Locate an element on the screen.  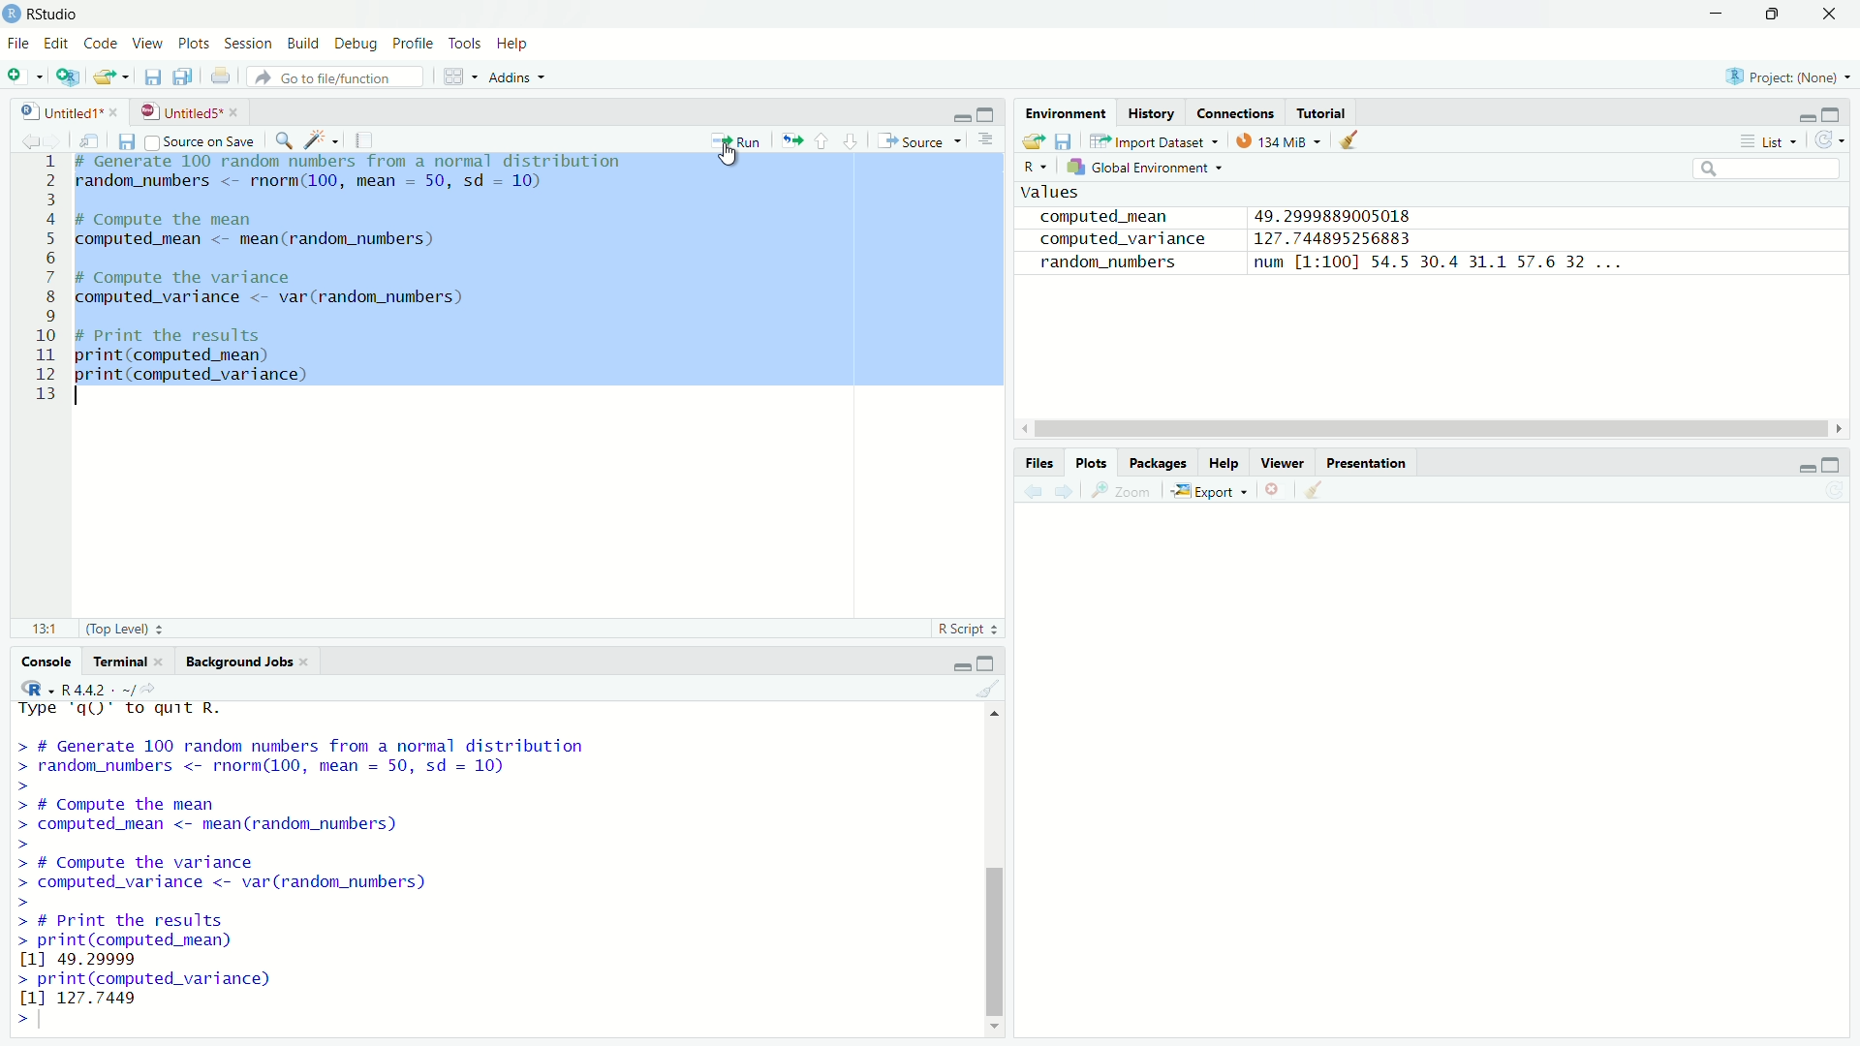
close is located at coordinates (118, 110).